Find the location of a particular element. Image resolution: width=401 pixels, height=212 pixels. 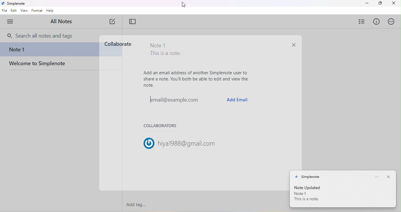

email @example.com is located at coordinates (171, 100).